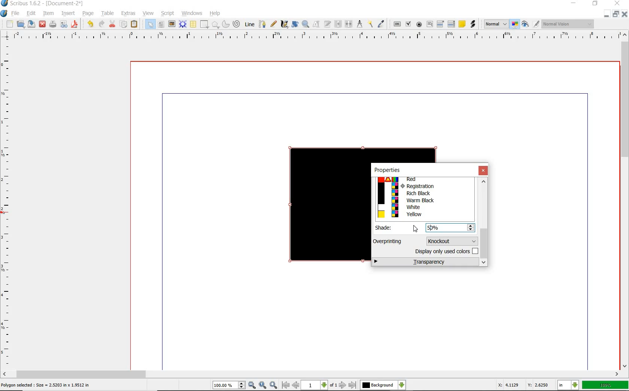  Describe the element at coordinates (273, 24) in the screenshot. I see `free hand line` at that location.